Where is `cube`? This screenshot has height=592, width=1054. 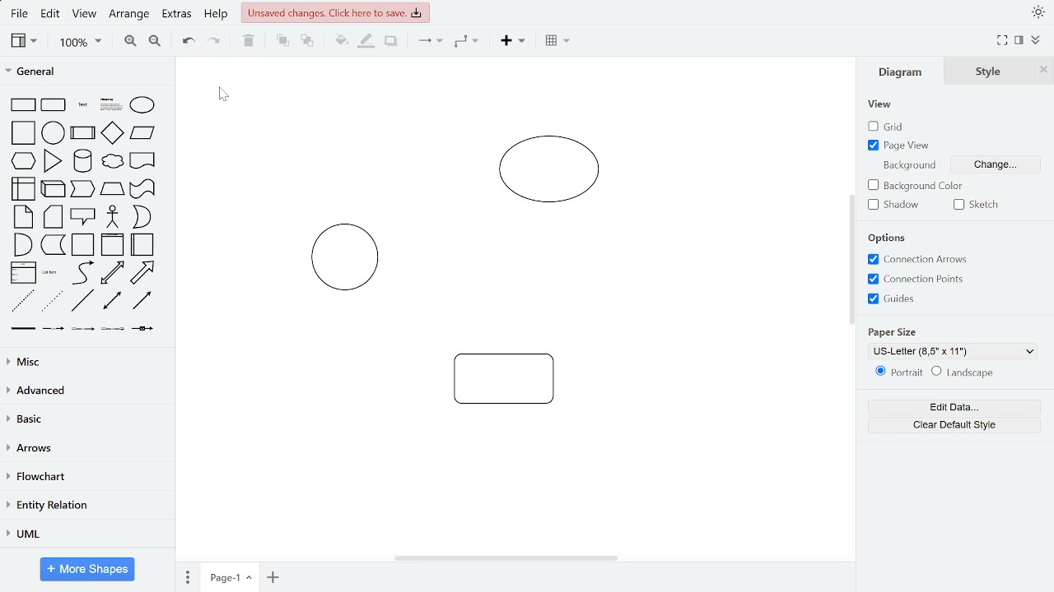 cube is located at coordinates (54, 188).